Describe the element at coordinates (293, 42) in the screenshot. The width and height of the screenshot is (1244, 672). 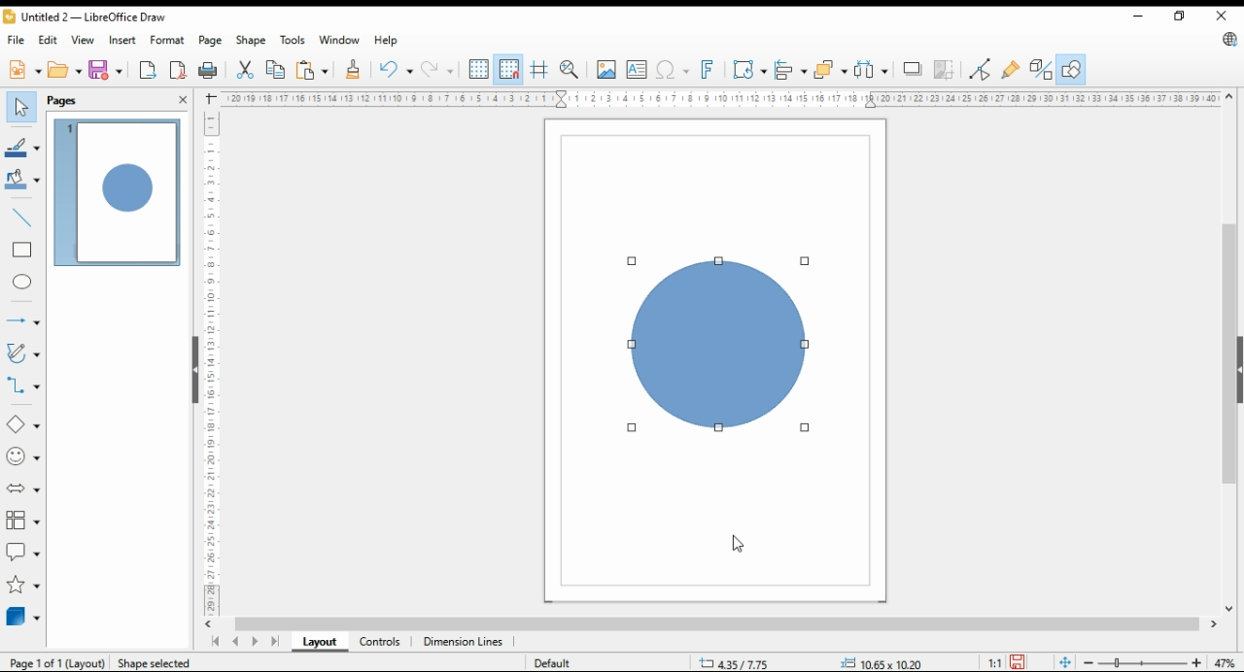
I see `tools` at that location.